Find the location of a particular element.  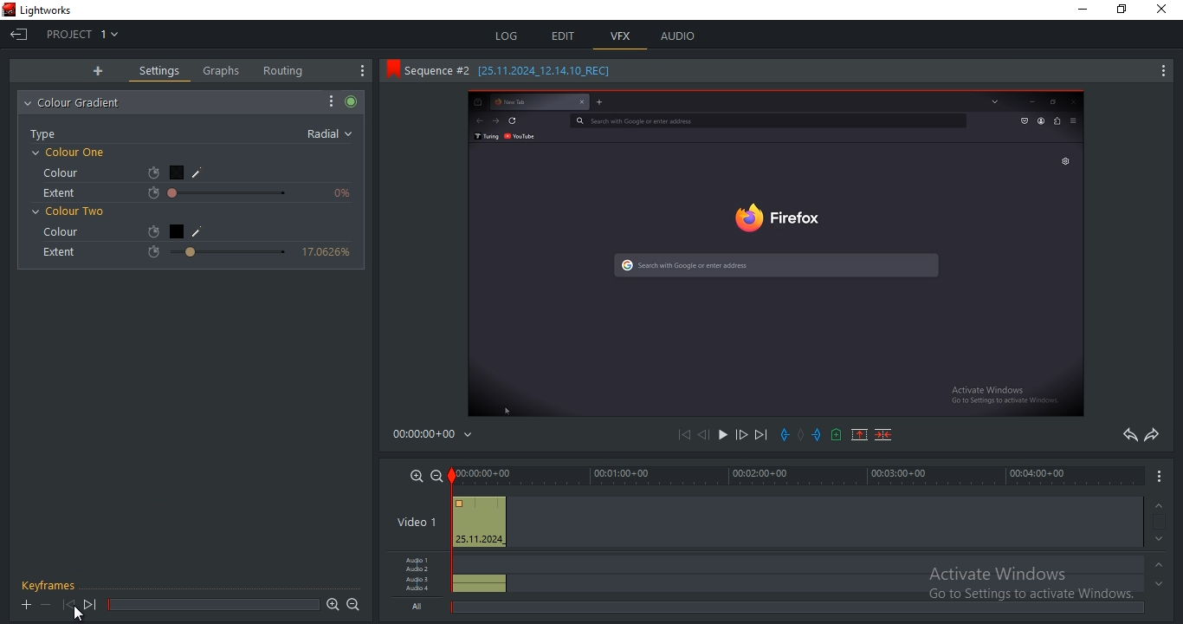

greyed out down arrow is located at coordinates (1160, 589).